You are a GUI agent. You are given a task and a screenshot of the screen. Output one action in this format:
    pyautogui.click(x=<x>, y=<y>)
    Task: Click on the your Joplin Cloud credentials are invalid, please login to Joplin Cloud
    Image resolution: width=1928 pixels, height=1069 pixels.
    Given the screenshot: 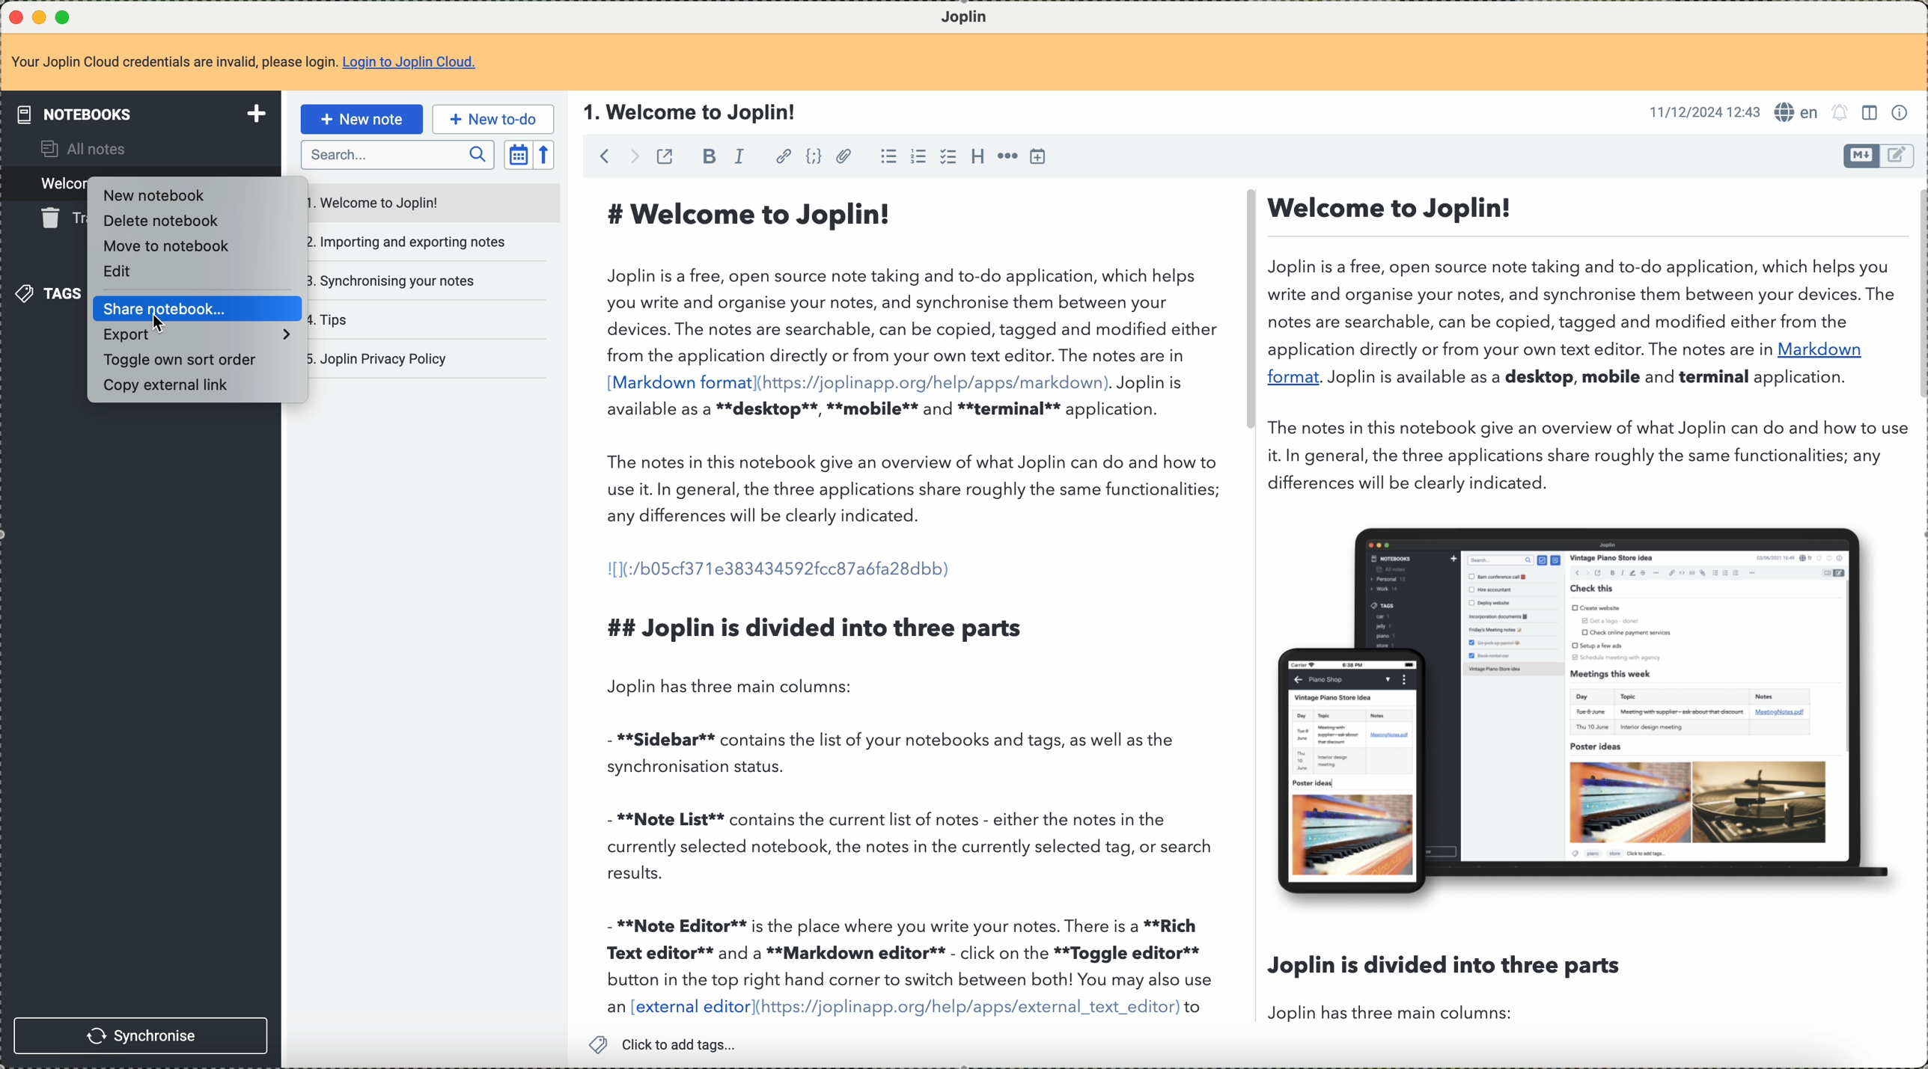 What is the action you would take?
    pyautogui.click(x=245, y=67)
    